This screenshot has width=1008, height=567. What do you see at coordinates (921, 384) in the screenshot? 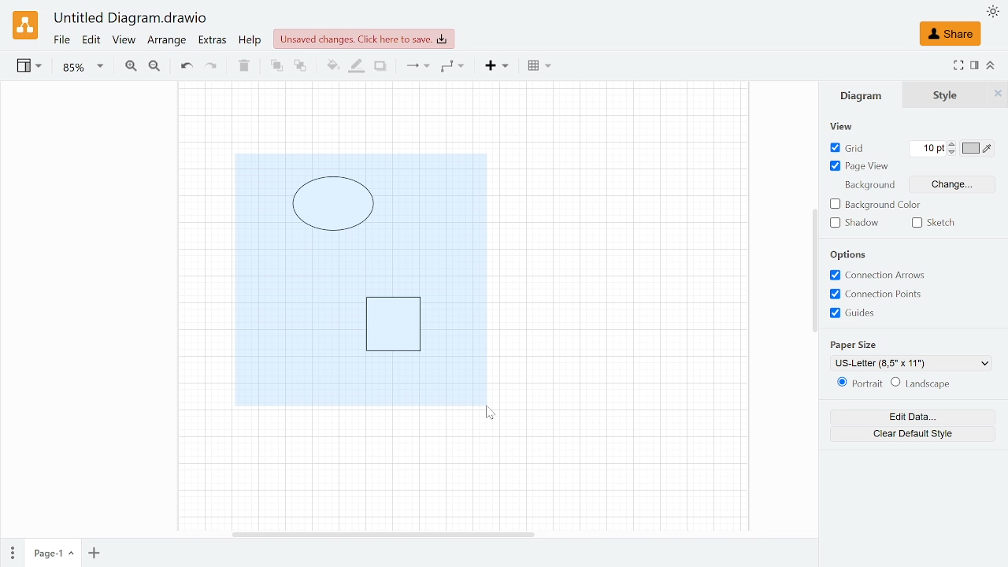
I see `landscape` at bounding box center [921, 384].